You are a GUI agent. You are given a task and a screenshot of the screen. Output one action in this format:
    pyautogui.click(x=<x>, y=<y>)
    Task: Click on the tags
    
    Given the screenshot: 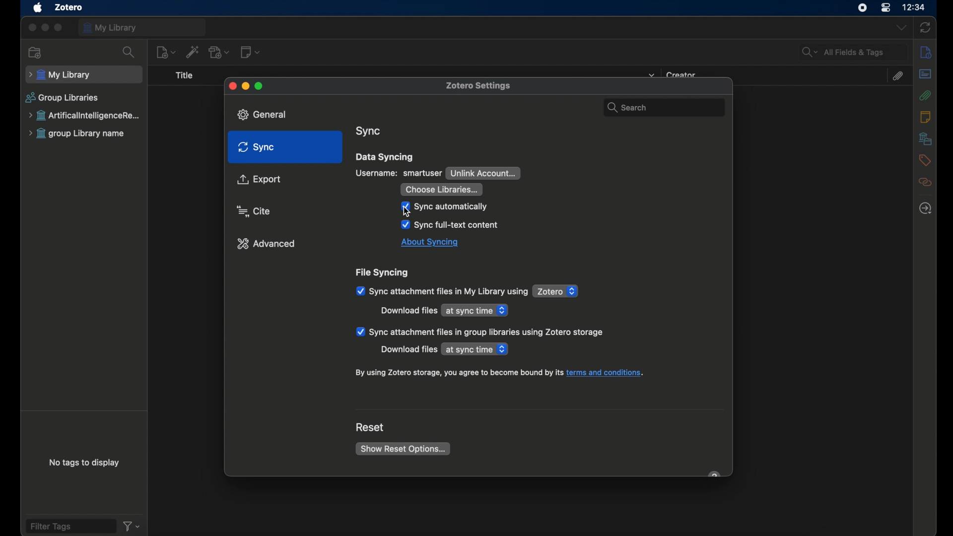 What is the action you would take?
    pyautogui.click(x=924, y=161)
    